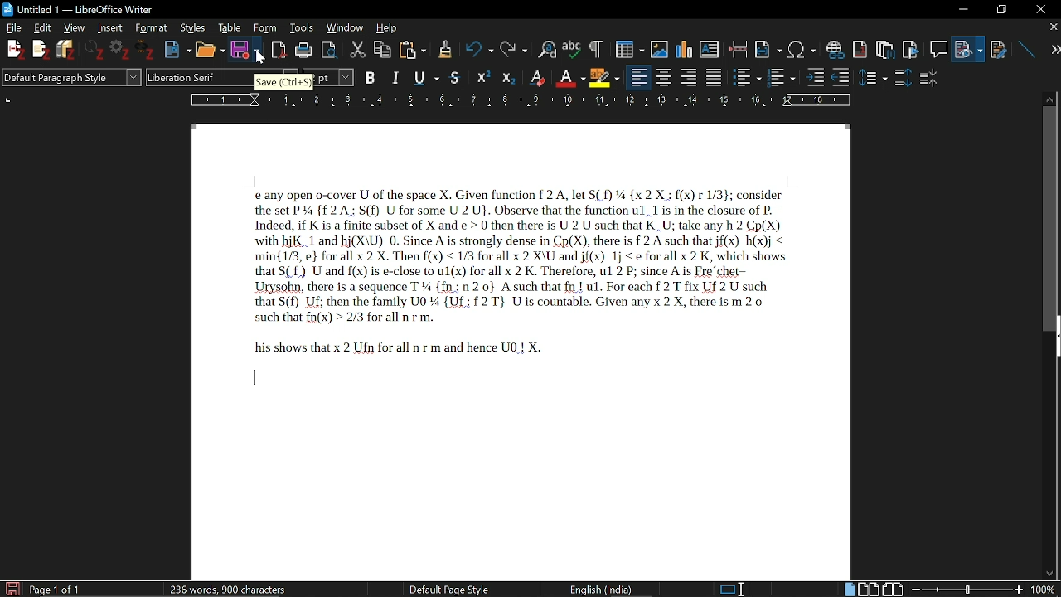 The image size is (1061, 597). What do you see at coordinates (690, 76) in the screenshot?
I see `Align right` at bounding box center [690, 76].